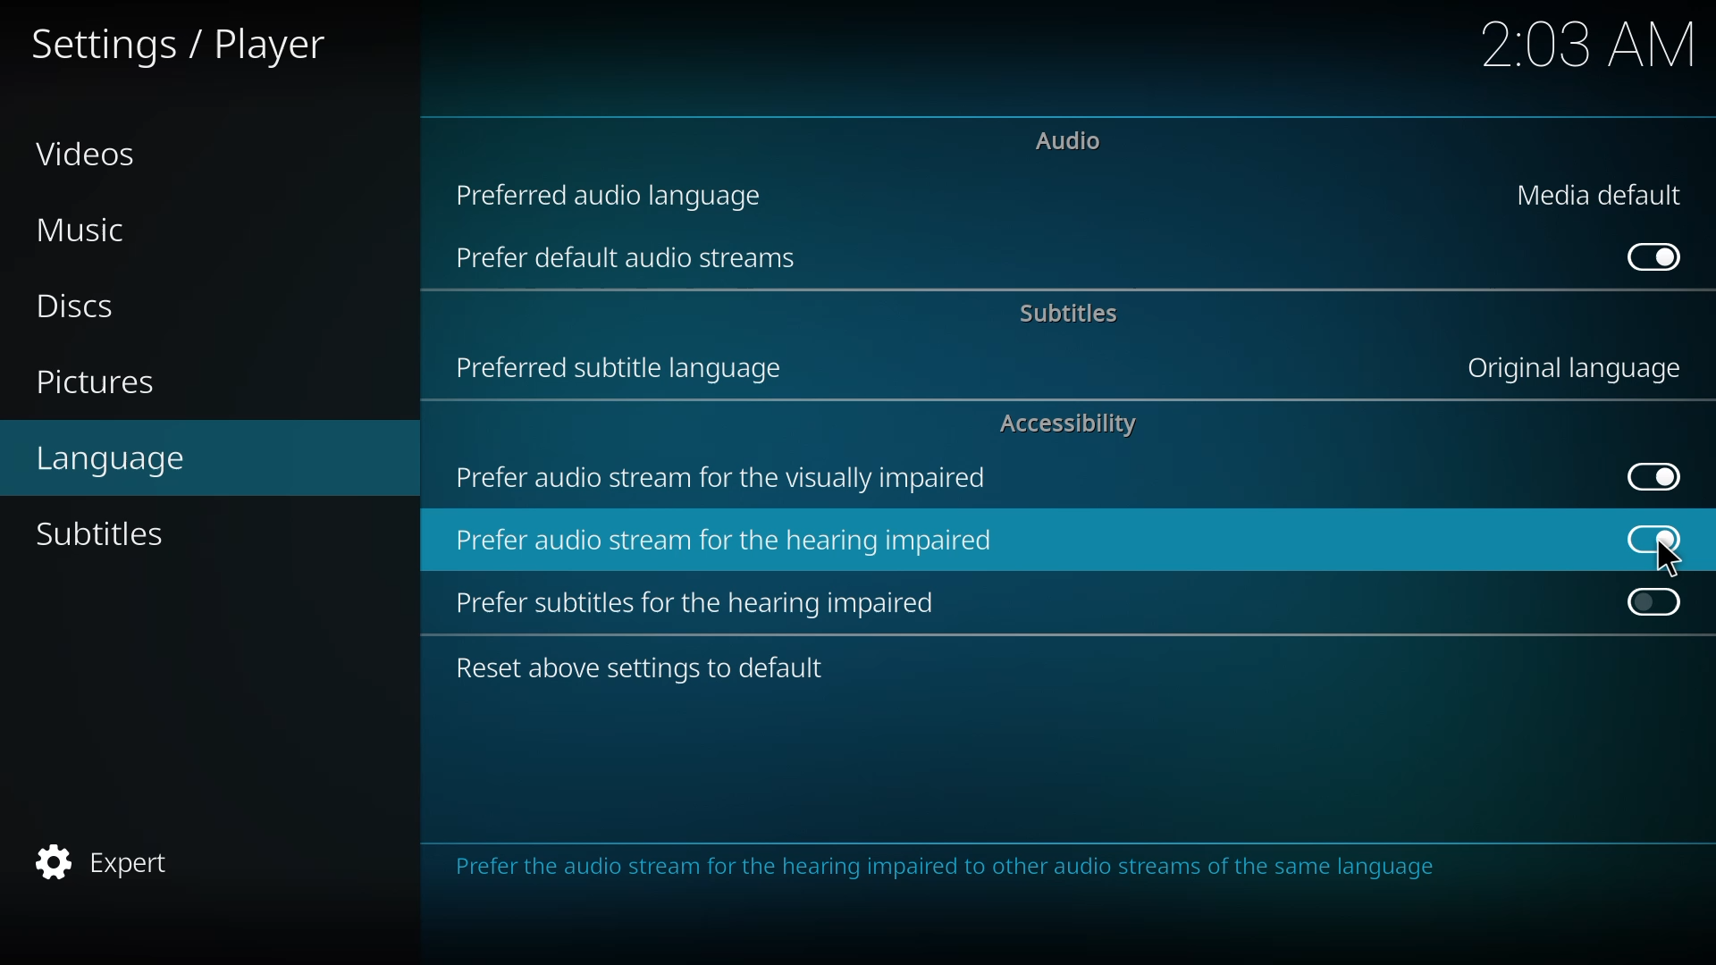 This screenshot has height=965, width=1716. I want to click on , so click(1668, 558).